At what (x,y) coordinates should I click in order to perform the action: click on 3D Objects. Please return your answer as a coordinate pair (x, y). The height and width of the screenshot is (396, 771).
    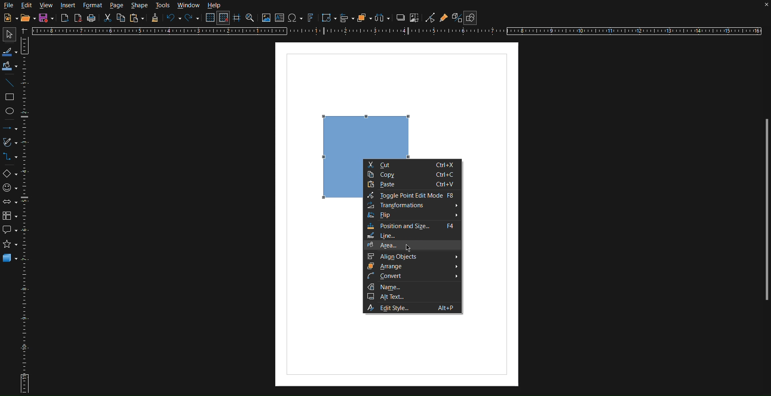
    Looking at the image, I should click on (10, 260).